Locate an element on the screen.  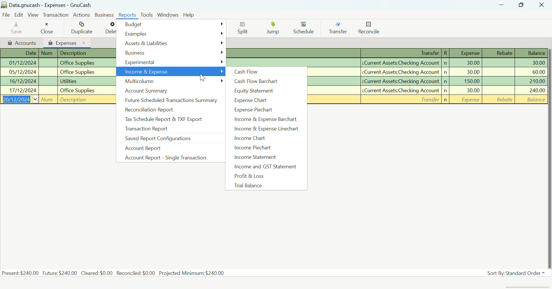
Office Supplies Transaction is located at coordinates (55, 81).